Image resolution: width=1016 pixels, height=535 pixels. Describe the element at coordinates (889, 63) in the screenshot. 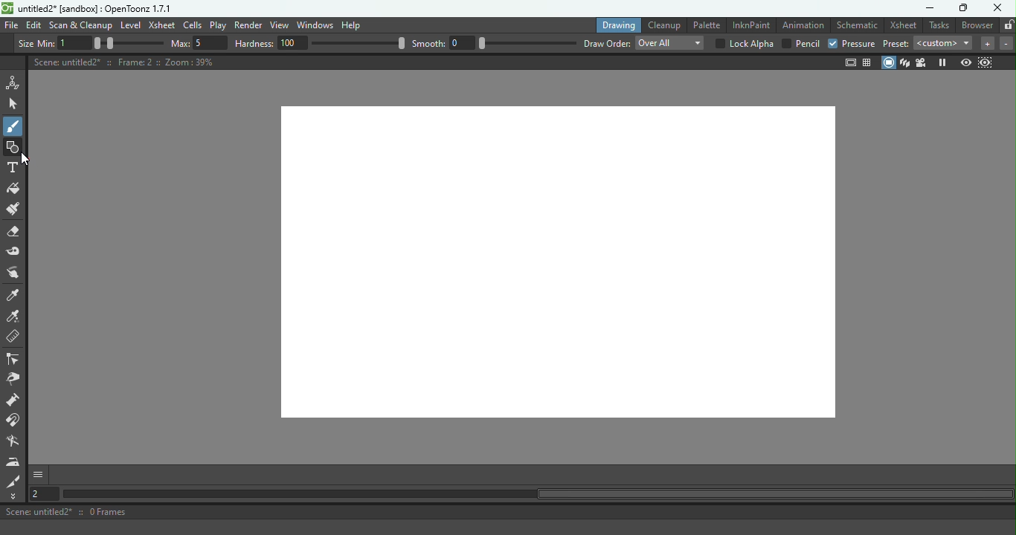

I see `Camera stand view` at that location.